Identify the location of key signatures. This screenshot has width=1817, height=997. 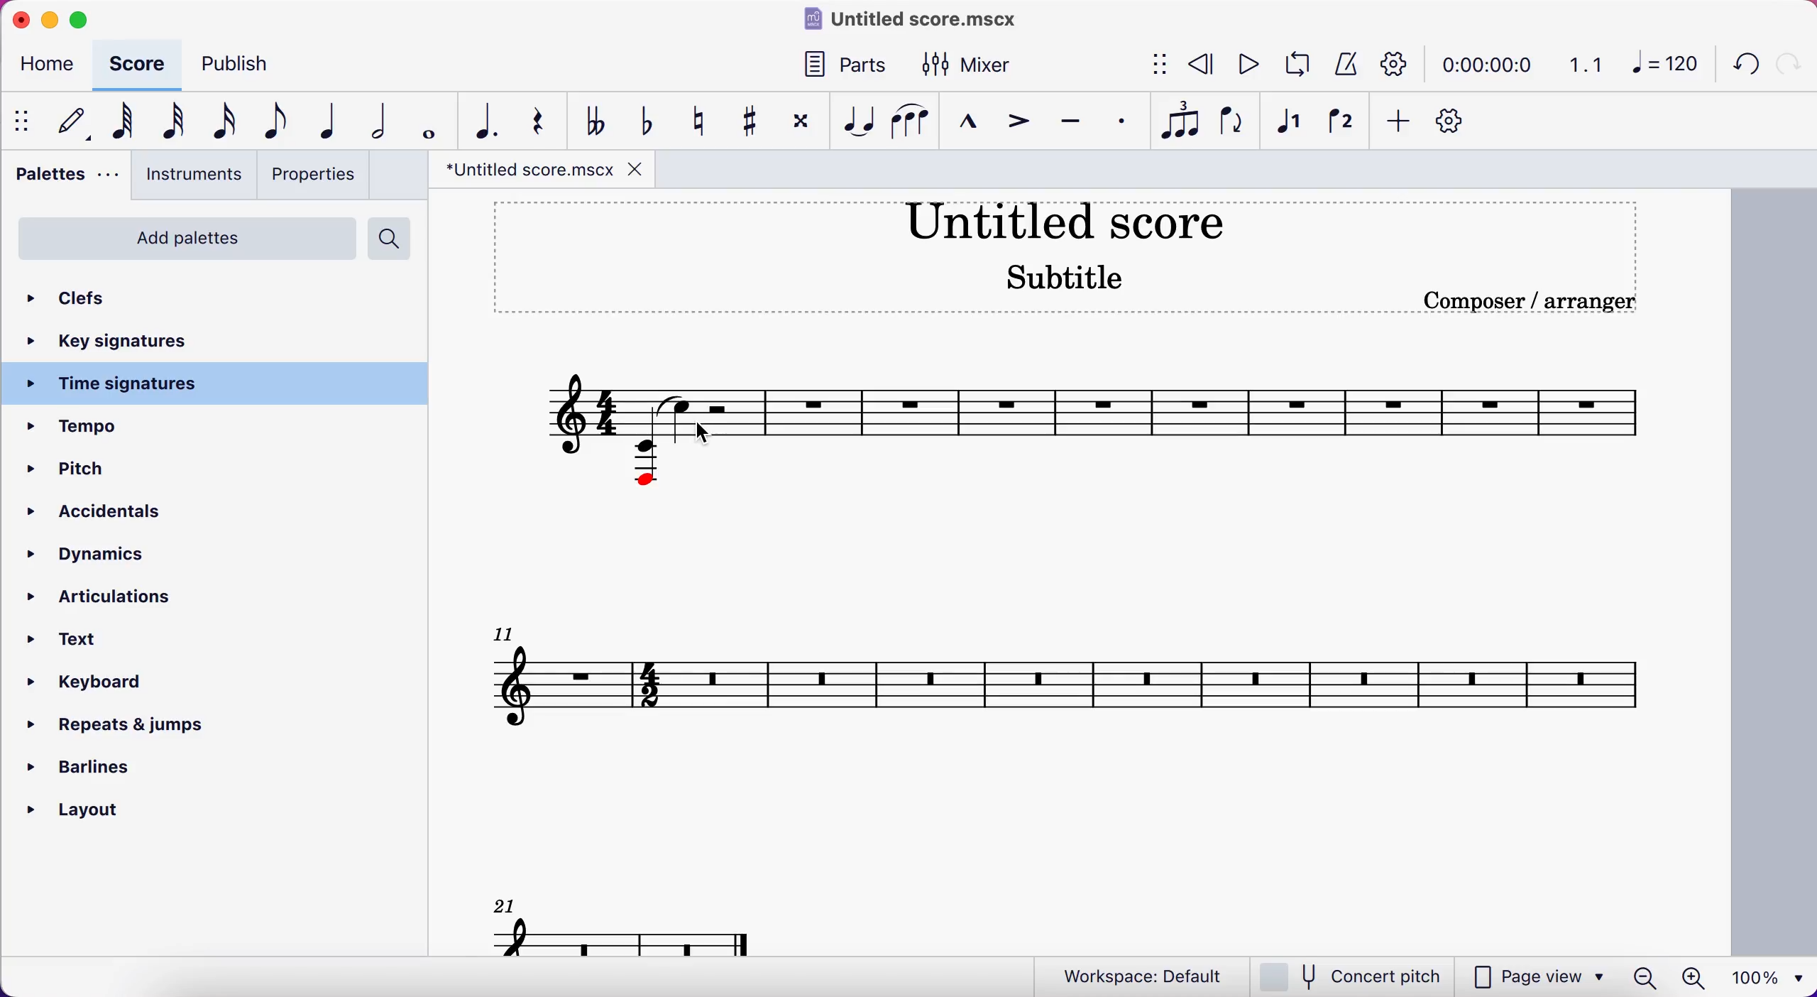
(134, 342).